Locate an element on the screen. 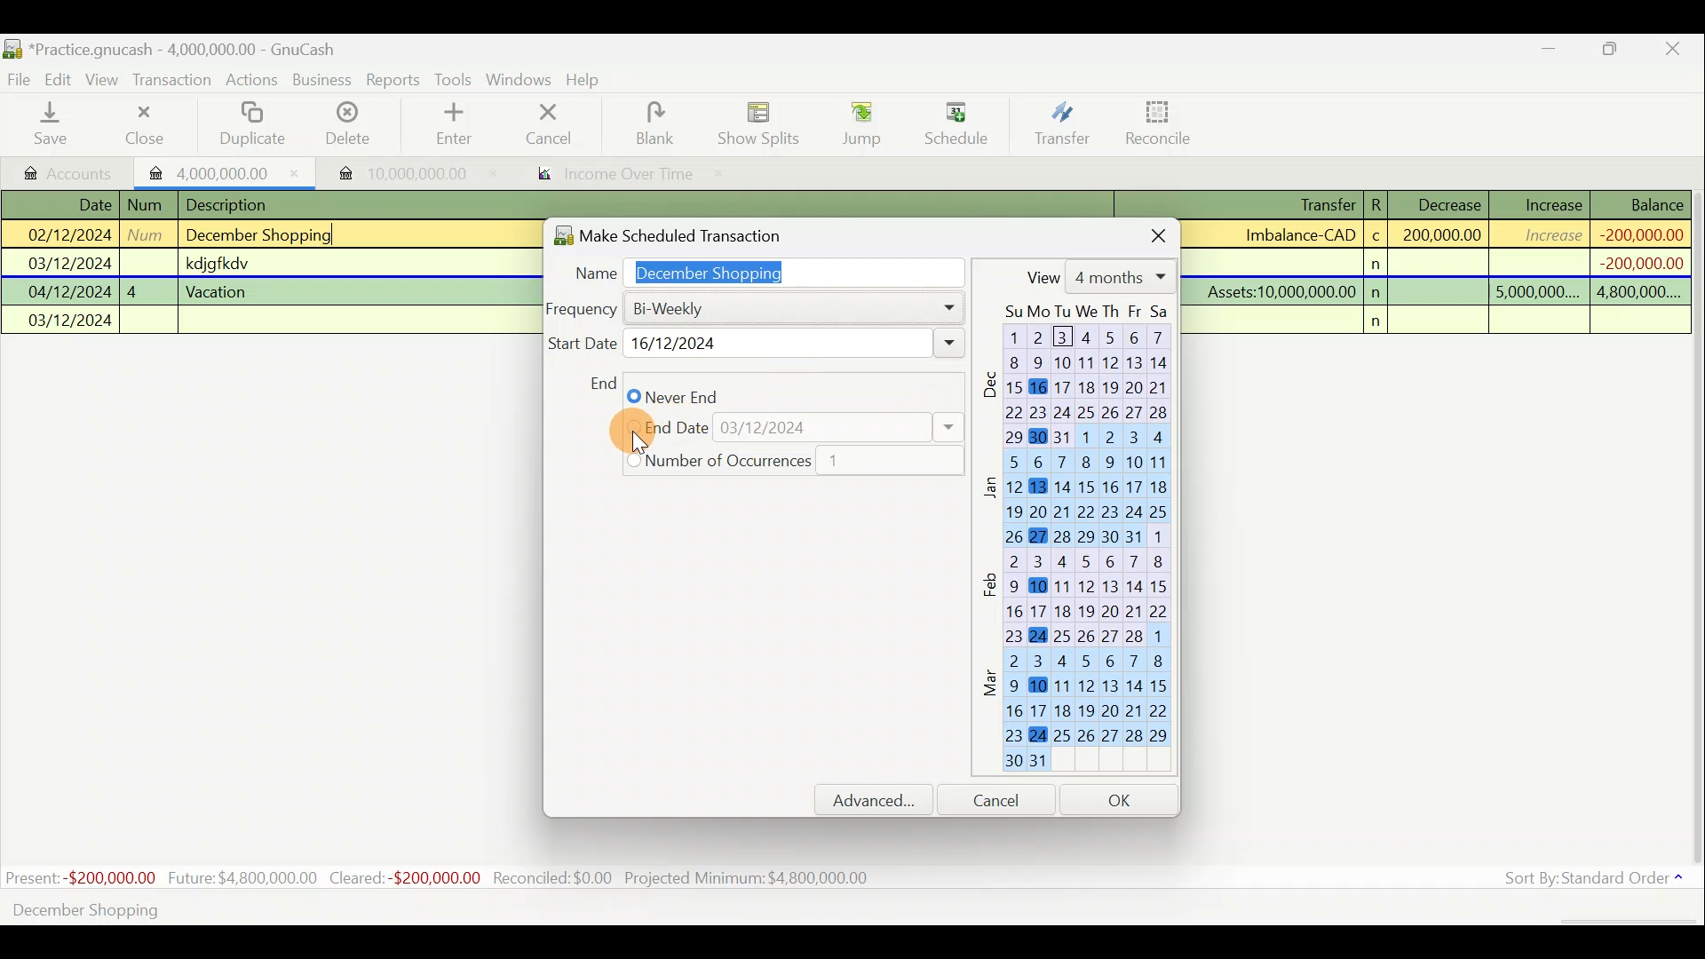  Document name is located at coordinates (191, 51).